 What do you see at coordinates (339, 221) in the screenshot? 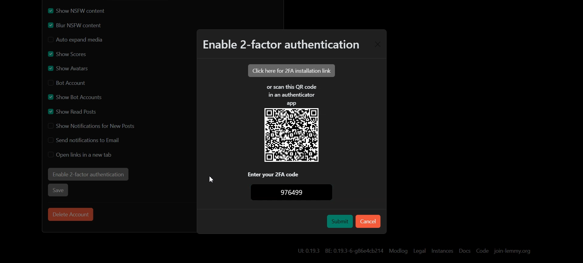
I see `Submit` at bounding box center [339, 221].